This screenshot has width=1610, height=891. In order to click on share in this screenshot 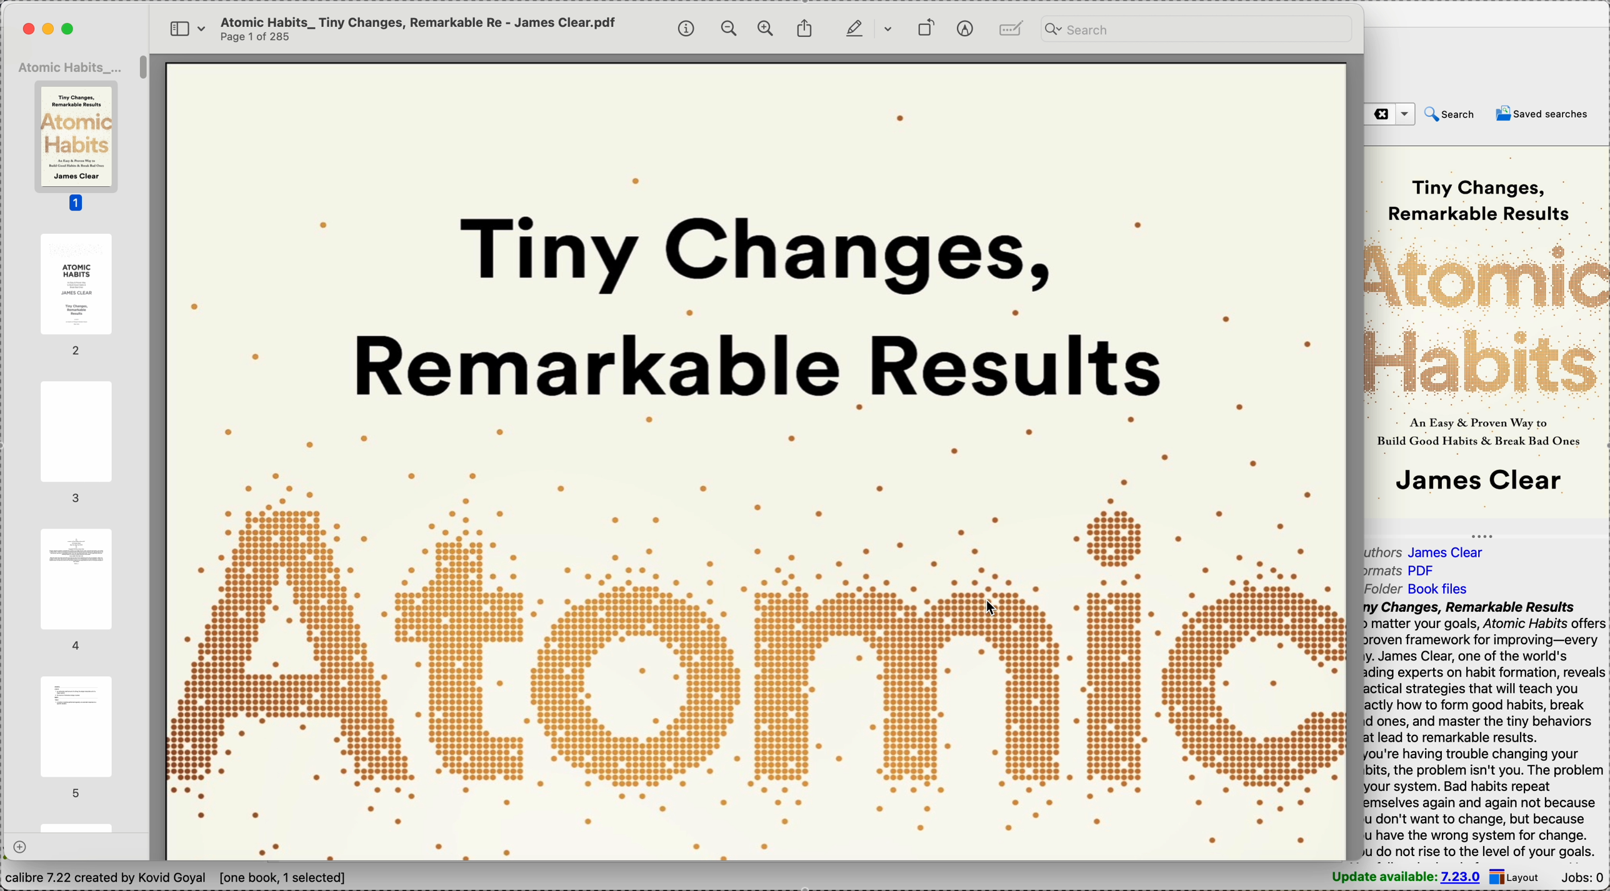, I will do `click(805, 28)`.